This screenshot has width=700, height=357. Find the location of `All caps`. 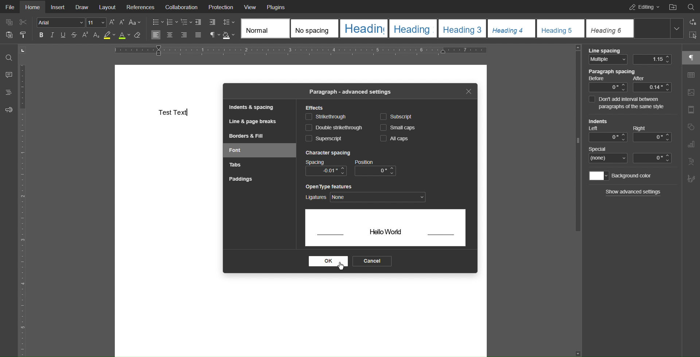

All caps is located at coordinates (393, 138).